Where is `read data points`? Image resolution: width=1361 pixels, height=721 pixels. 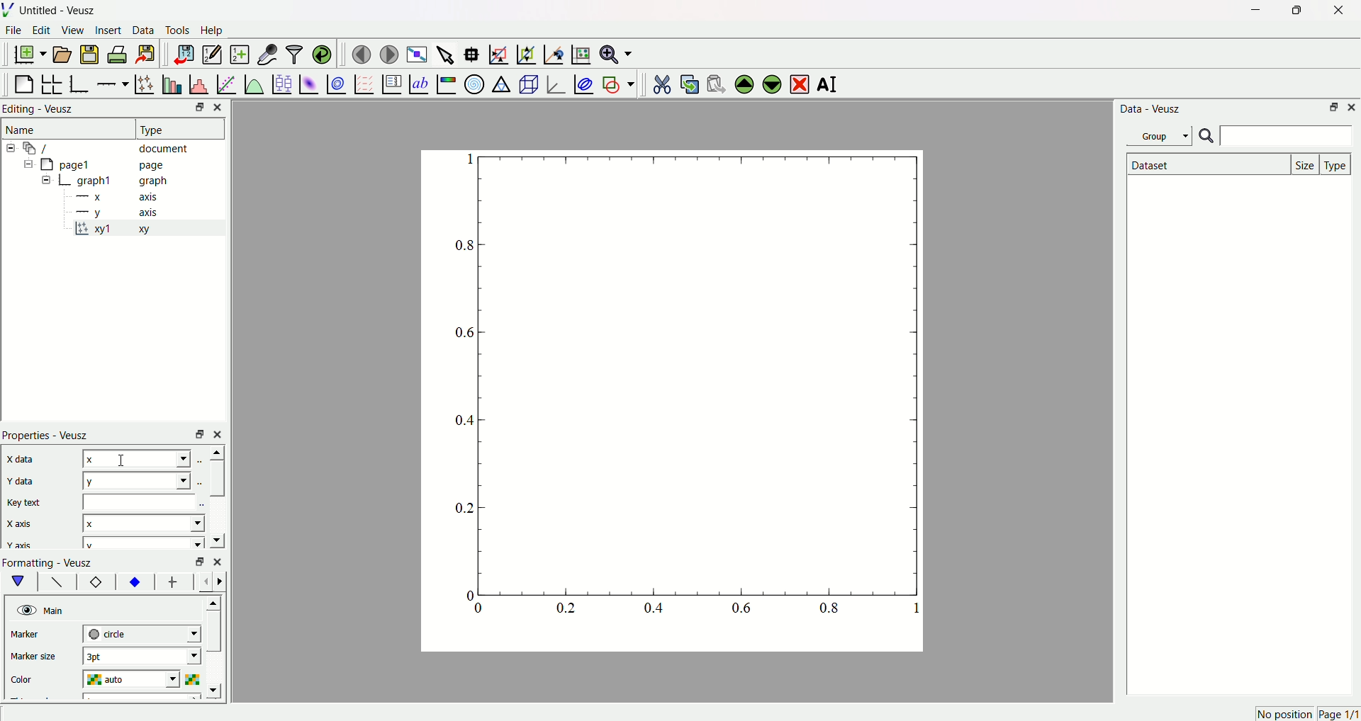
read data points is located at coordinates (474, 52).